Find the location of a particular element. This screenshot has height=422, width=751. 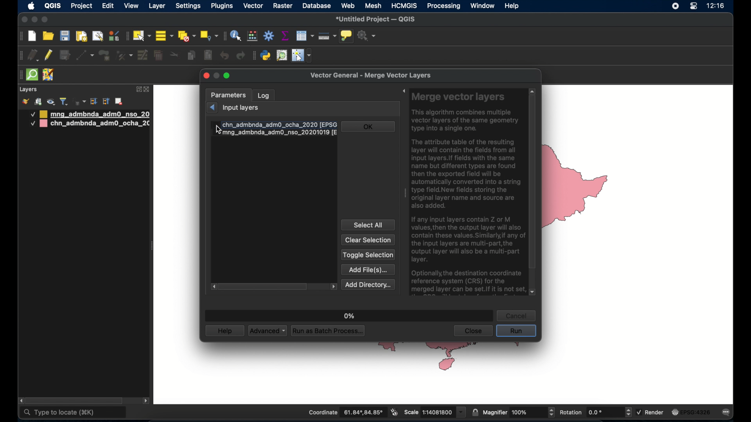

scroll box is located at coordinates (77, 400).